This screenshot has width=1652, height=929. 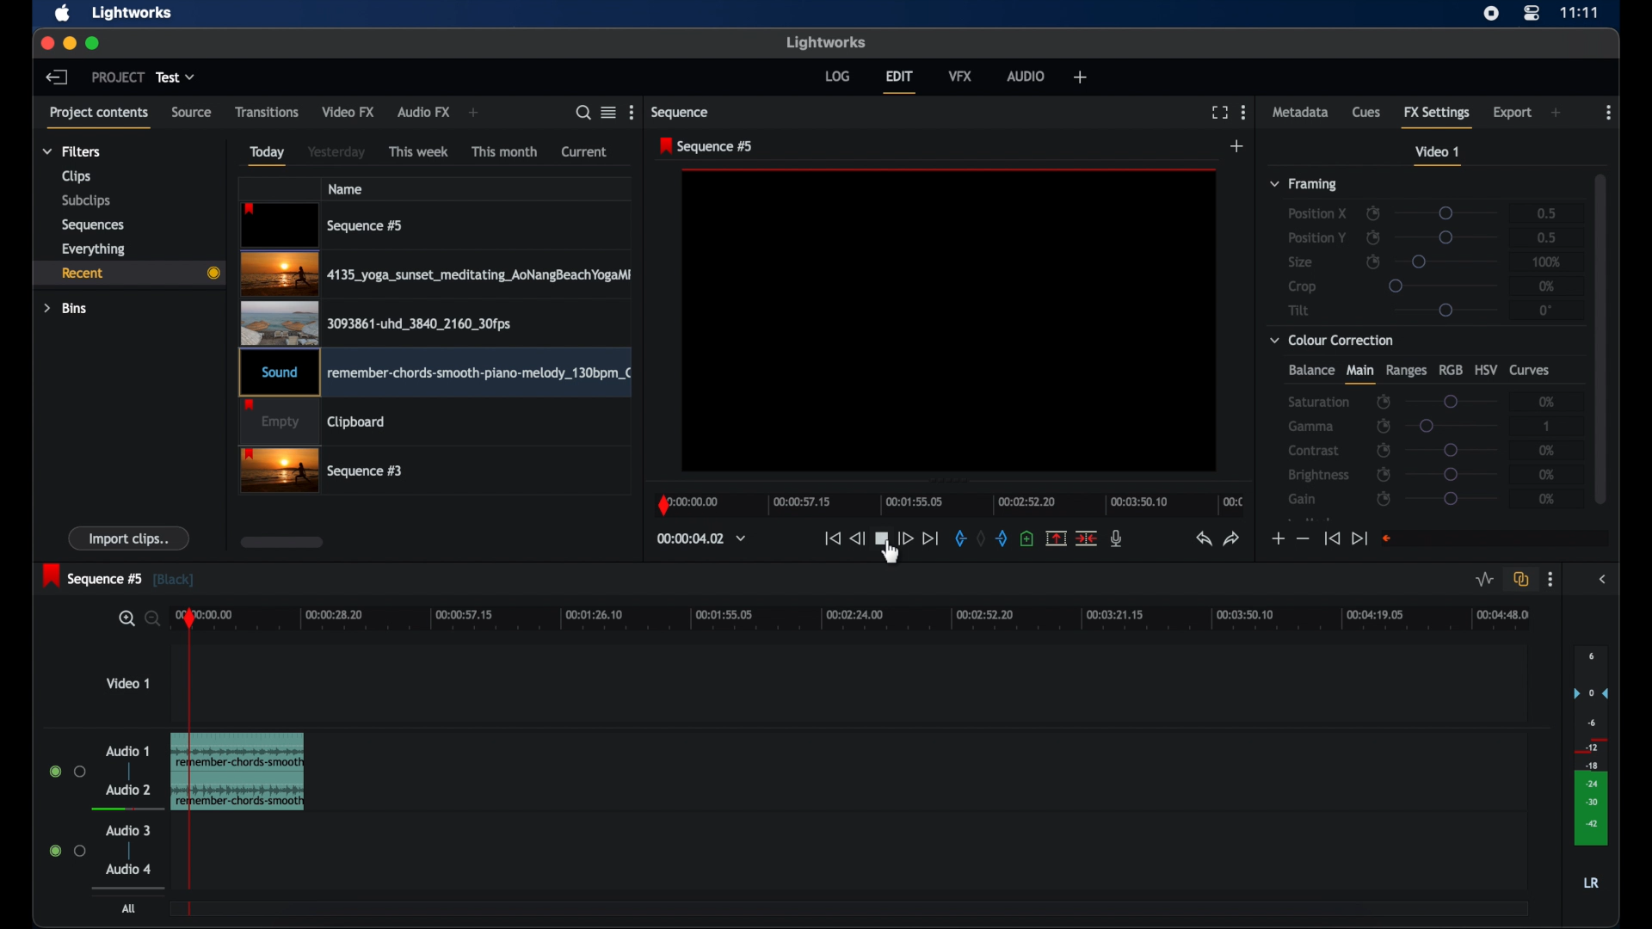 I want to click on radio buttons, so click(x=68, y=771).